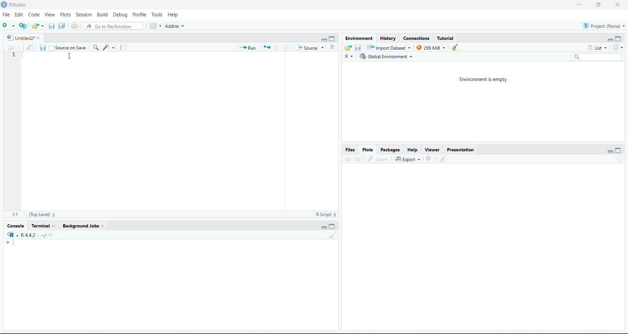 The height and width of the screenshot is (334, 628). Describe the element at coordinates (358, 38) in the screenshot. I see `Environment` at that location.